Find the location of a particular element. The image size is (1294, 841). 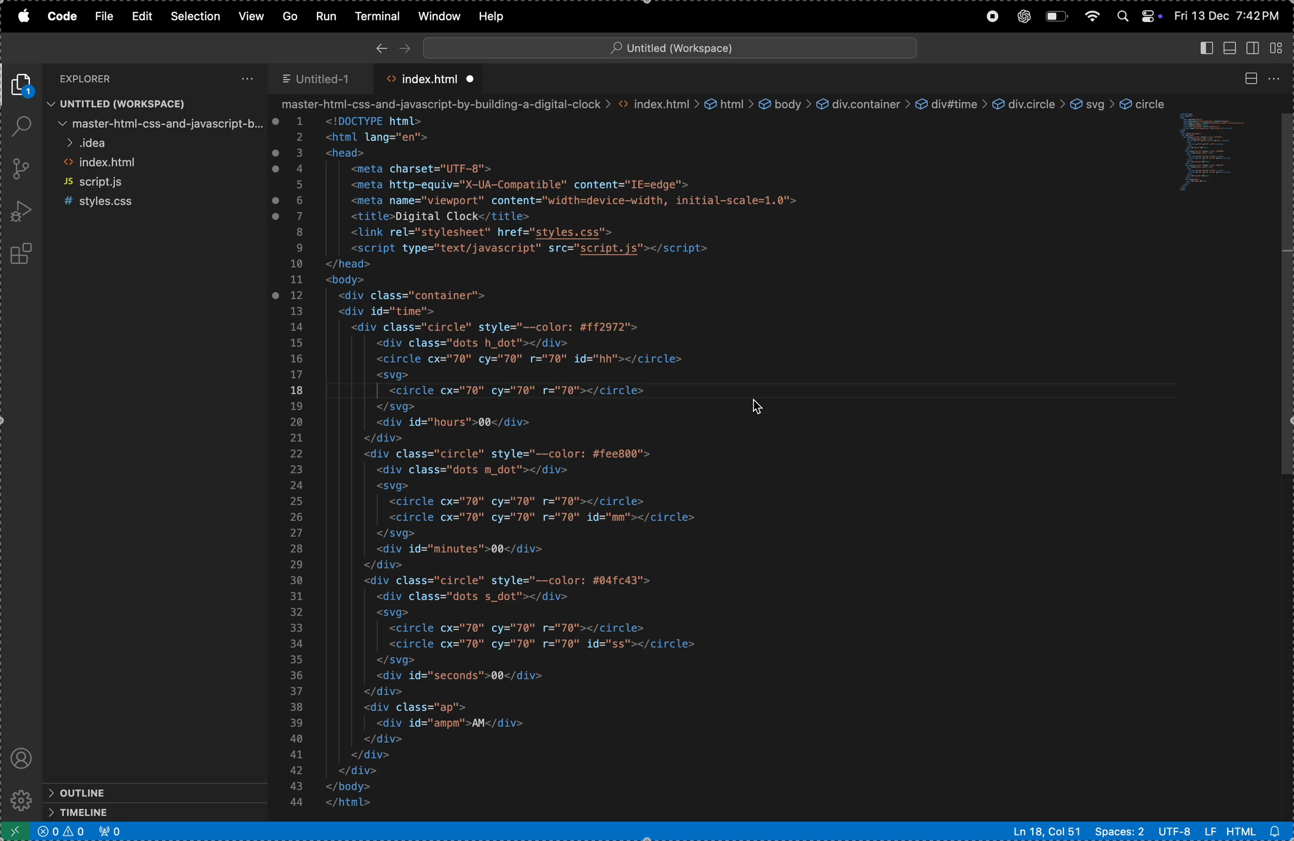

Line Number is located at coordinates (296, 461).